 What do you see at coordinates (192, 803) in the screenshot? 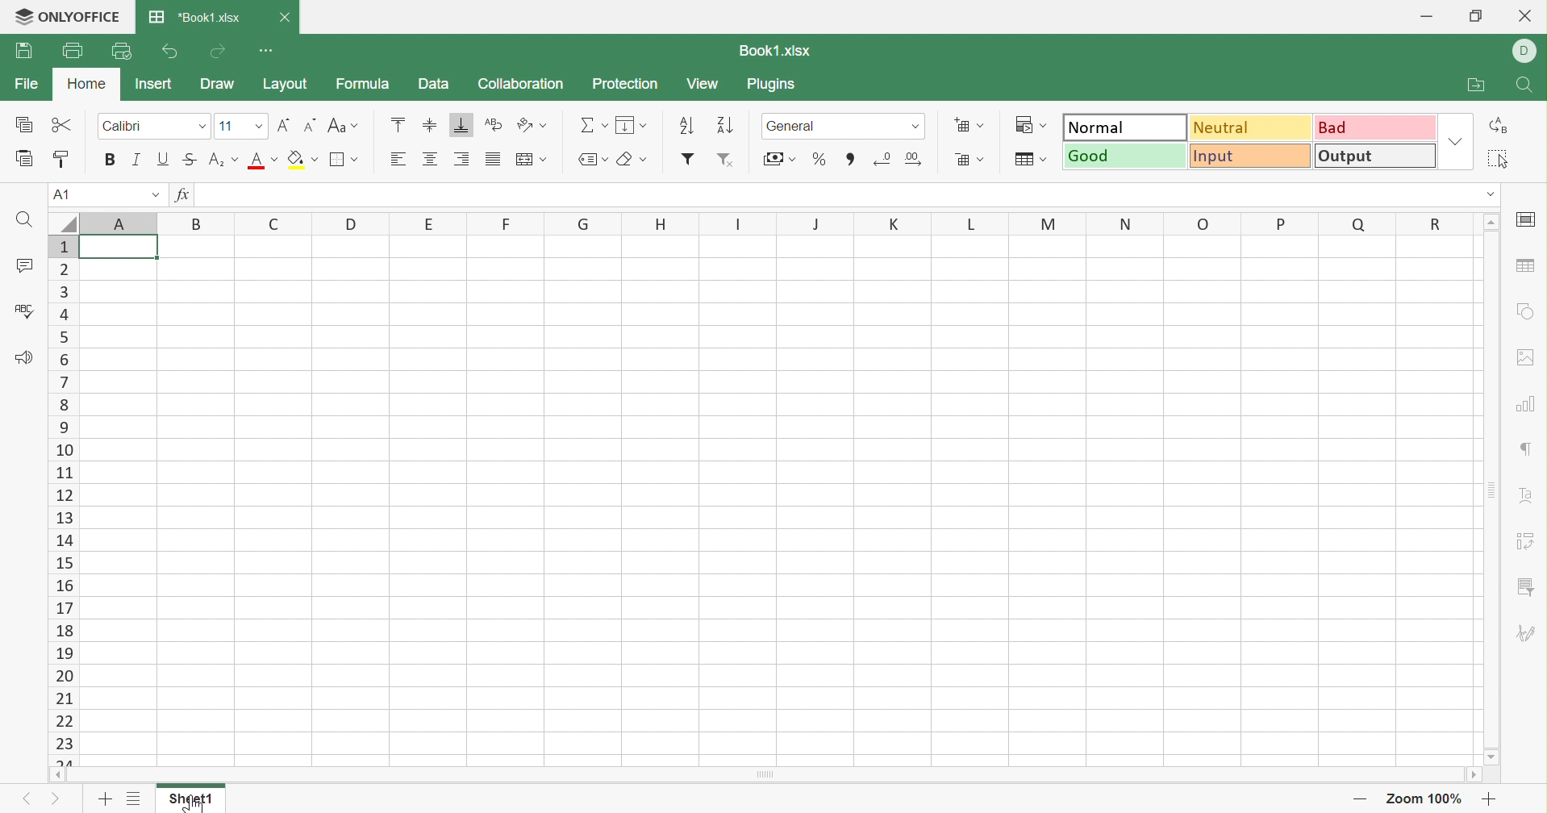
I see `Sheet1` at bounding box center [192, 803].